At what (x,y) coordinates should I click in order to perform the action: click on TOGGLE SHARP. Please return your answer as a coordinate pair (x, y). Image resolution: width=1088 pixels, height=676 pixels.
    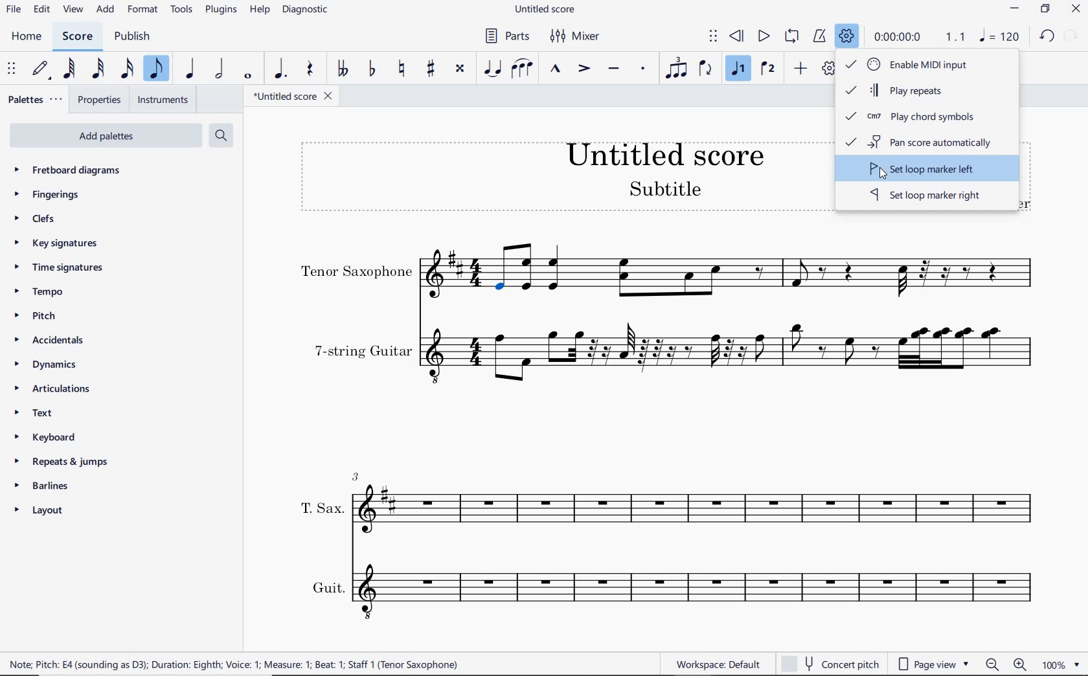
    Looking at the image, I should click on (431, 68).